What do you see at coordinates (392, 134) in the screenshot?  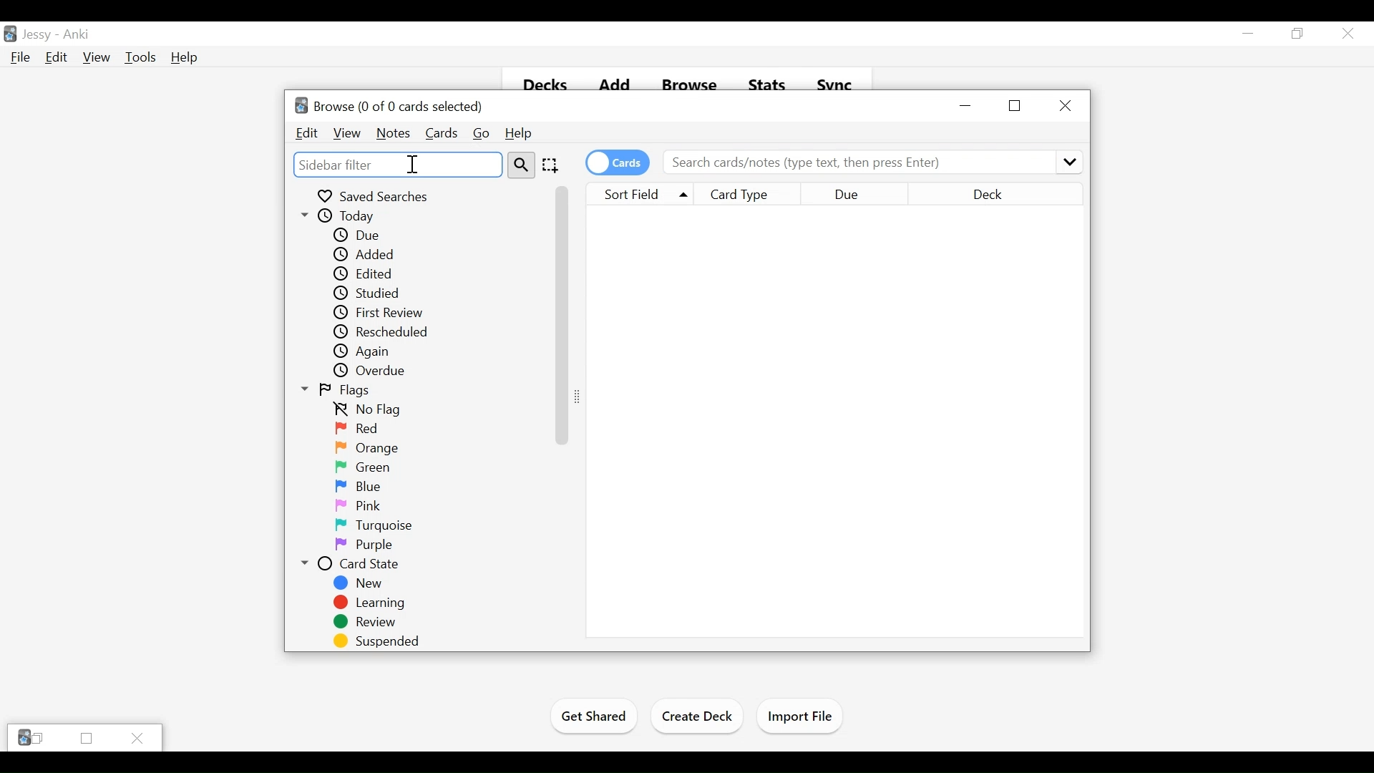 I see `Notes` at bounding box center [392, 134].